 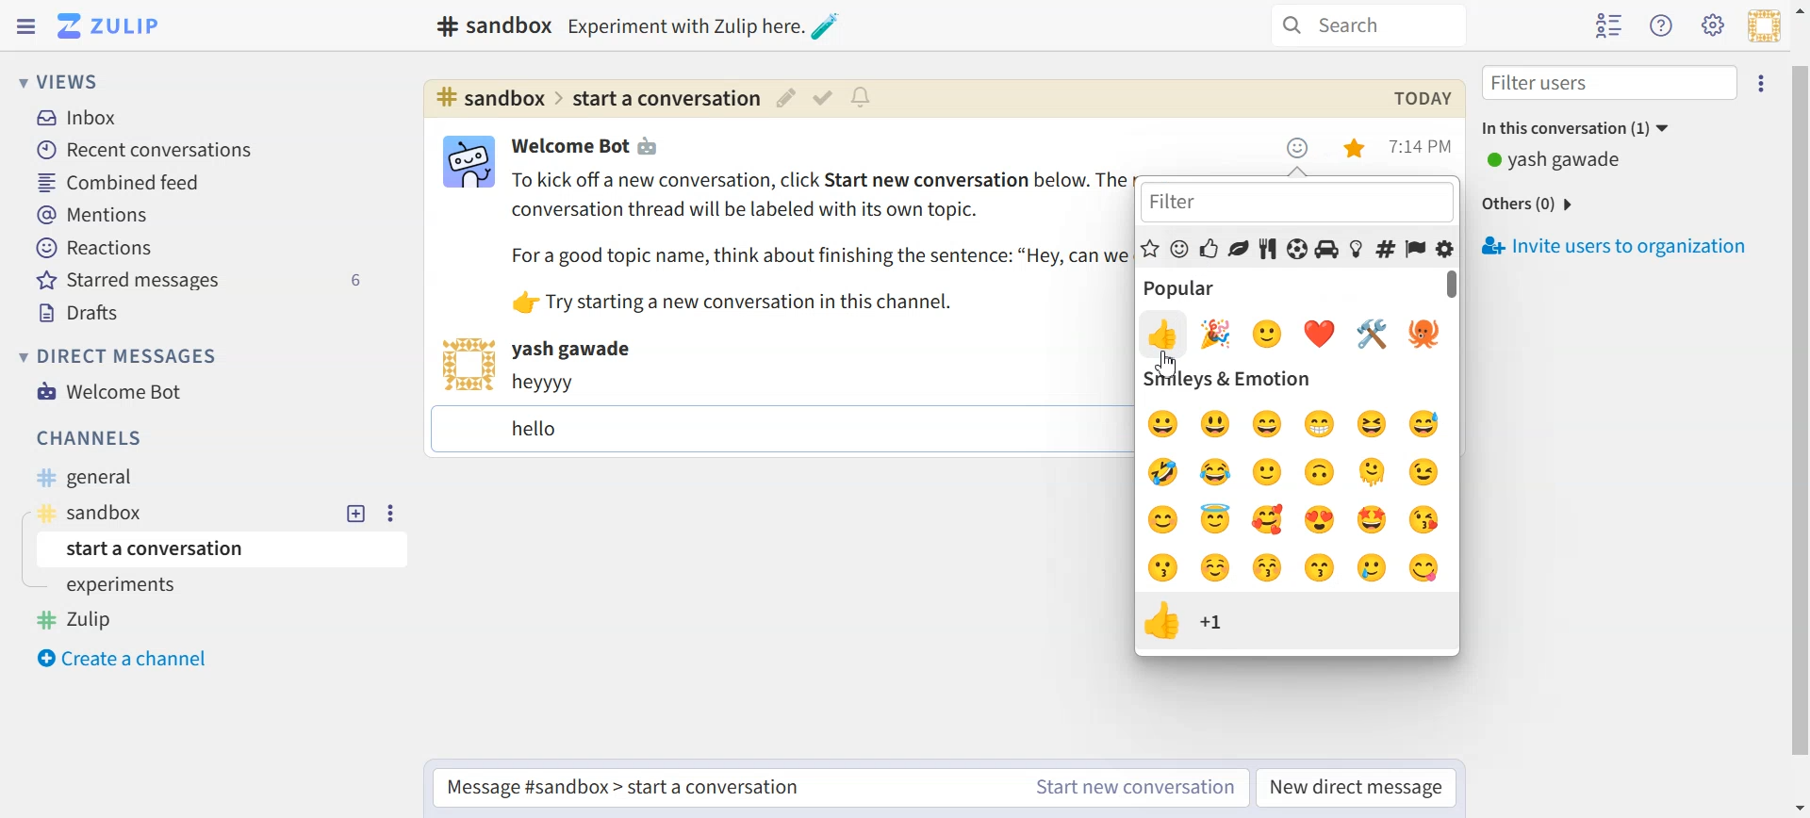 I want to click on wink, so click(x=1429, y=471).